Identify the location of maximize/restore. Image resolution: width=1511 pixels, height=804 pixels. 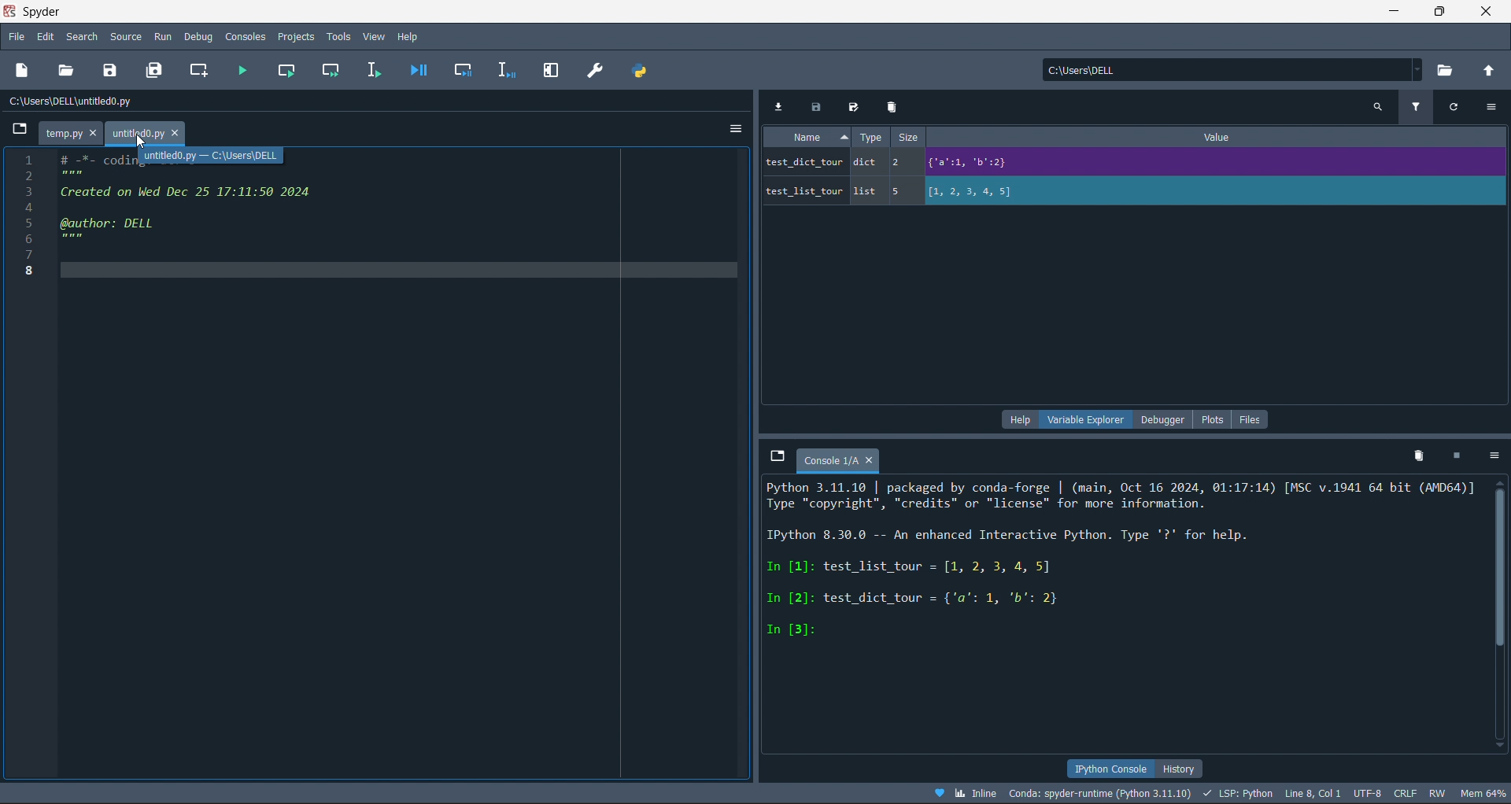
(1437, 12).